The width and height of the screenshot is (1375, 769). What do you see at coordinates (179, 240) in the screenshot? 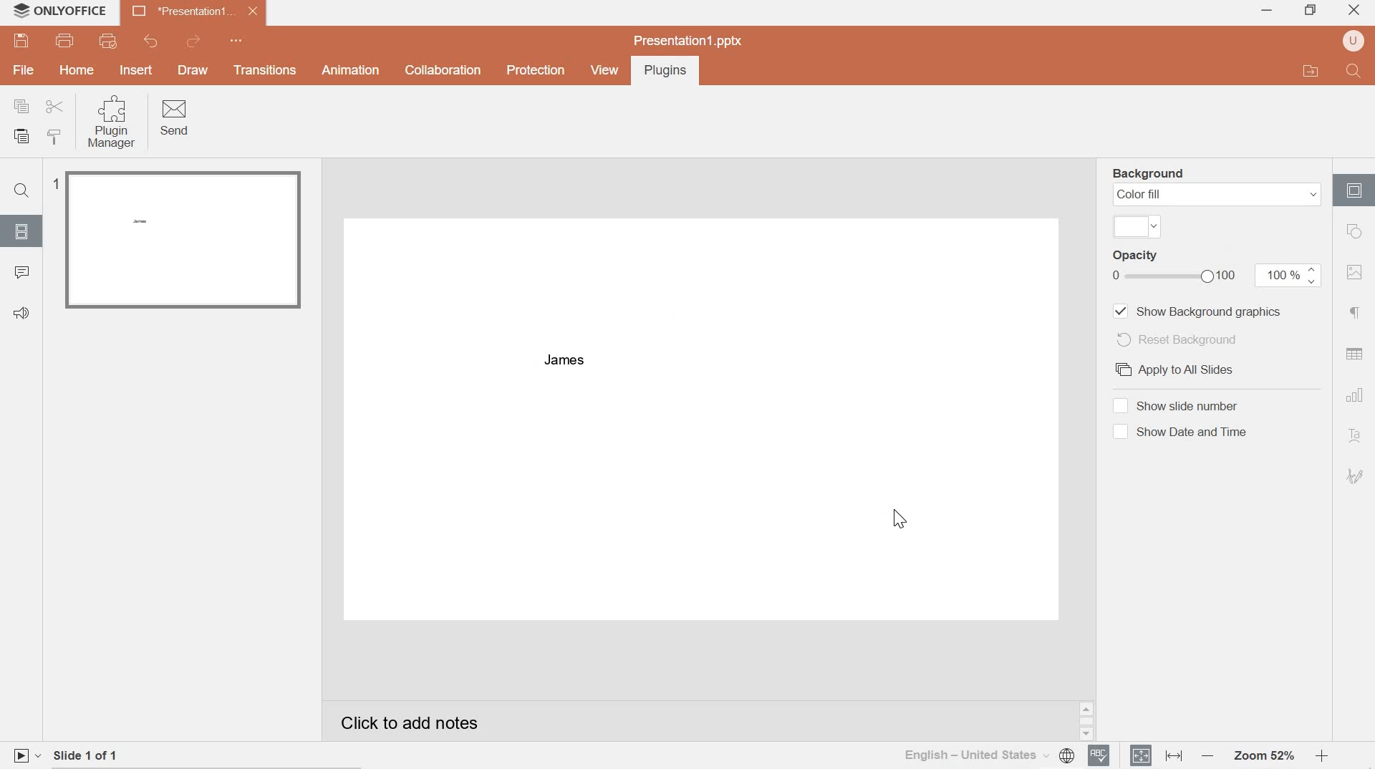
I see `slide 1` at bounding box center [179, 240].